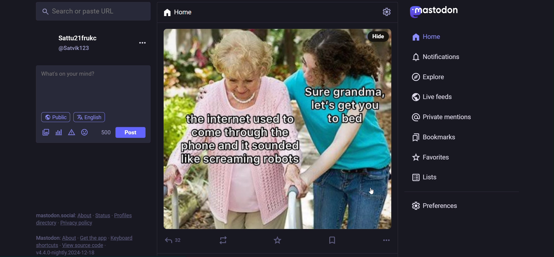  What do you see at coordinates (386, 239) in the screenshot?
I see `more` at bounding box center [386, 239].